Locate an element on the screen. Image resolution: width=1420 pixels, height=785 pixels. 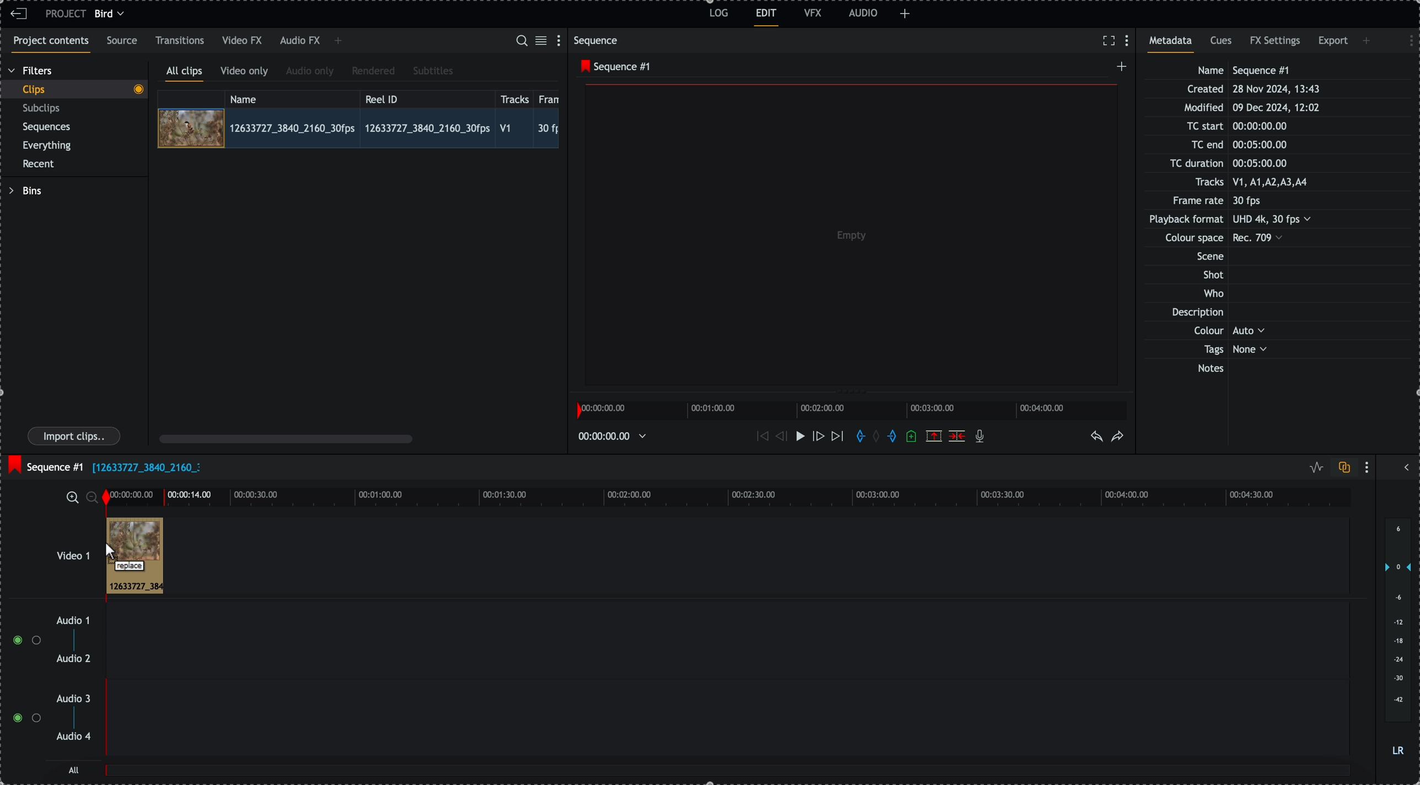
subclips is located at coordinates (44, 109).